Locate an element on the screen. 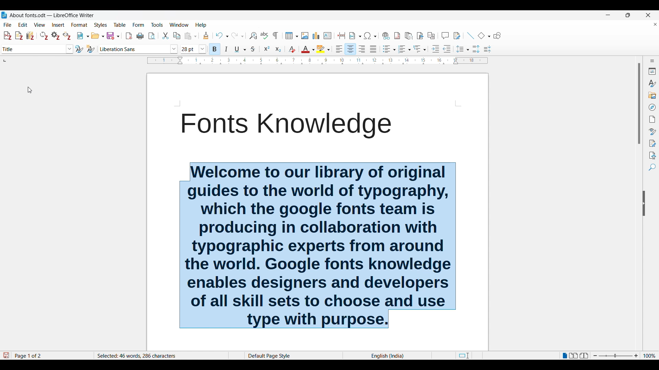  Properties is located at coordinates (652, 71).